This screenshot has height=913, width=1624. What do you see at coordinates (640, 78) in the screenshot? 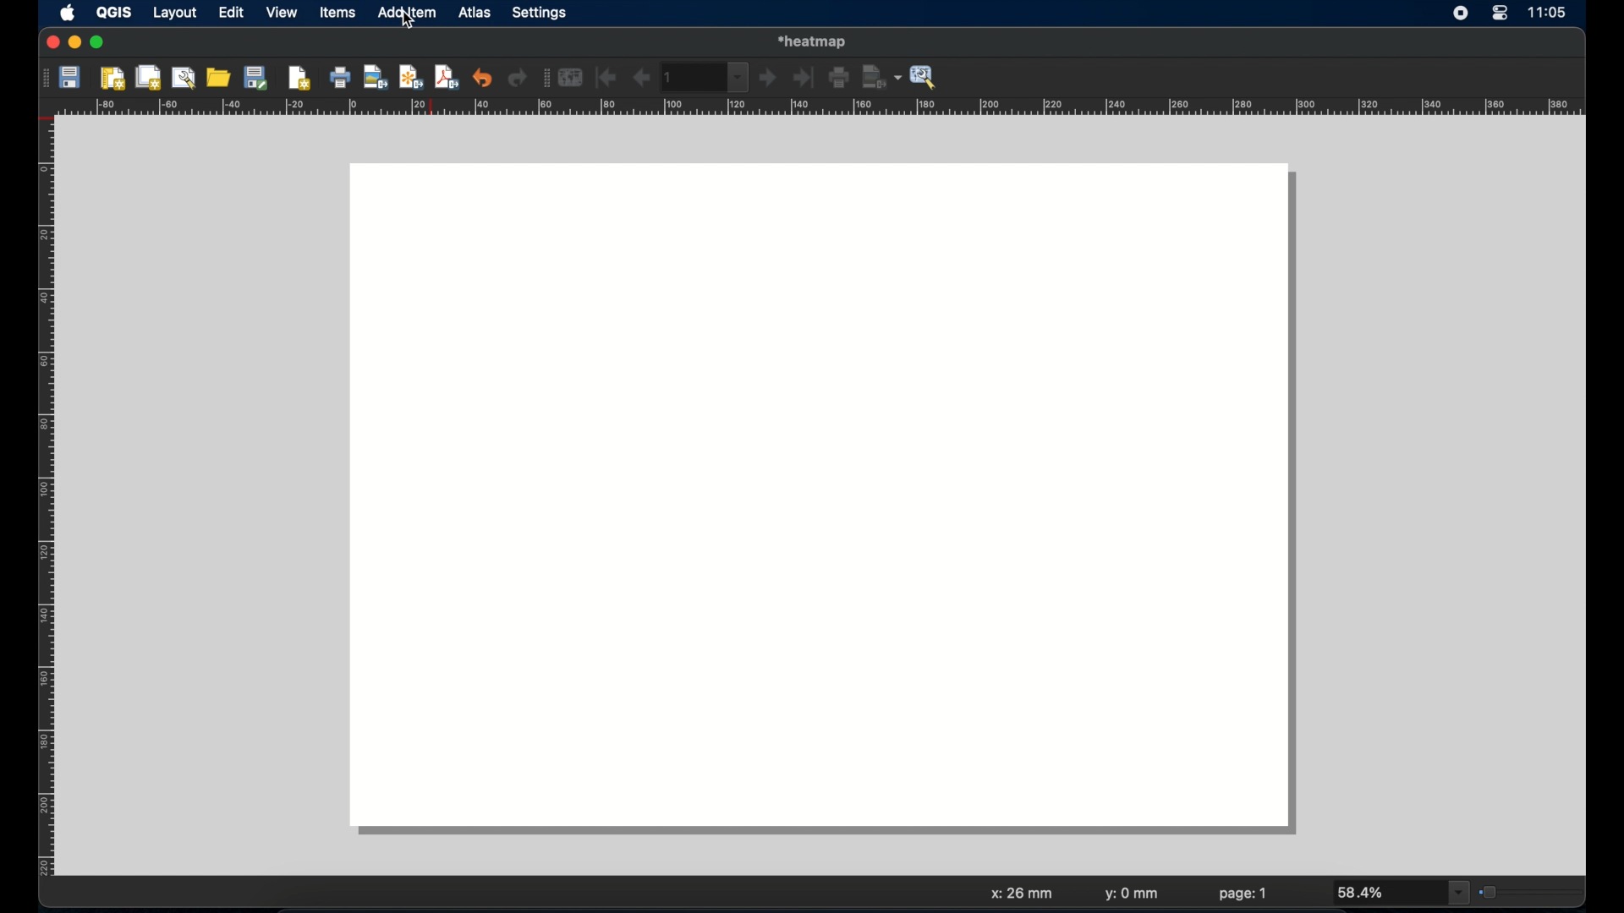
I see `previous feature` at bounding box center [640, 78].